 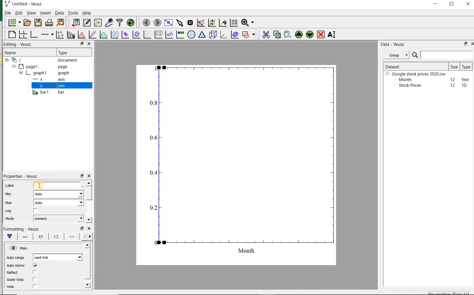 I want to click on axis label, so click(x=41, y=237).